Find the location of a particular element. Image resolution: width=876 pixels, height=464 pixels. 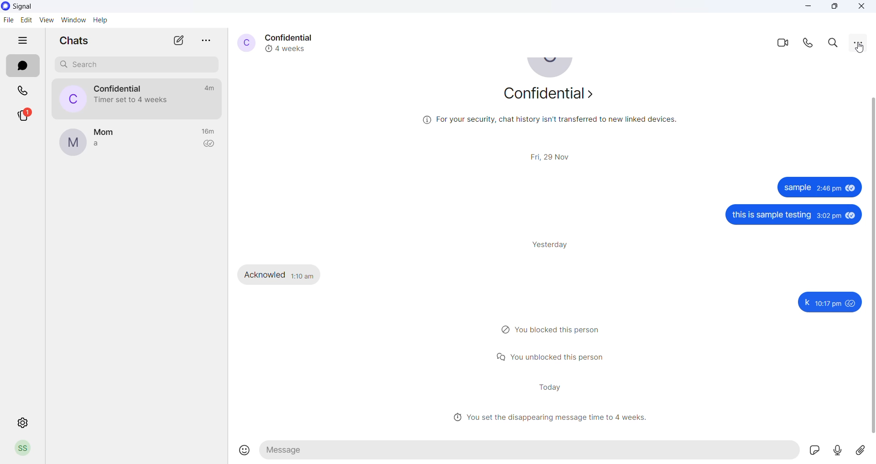

 is located at coordinates (795, 216).